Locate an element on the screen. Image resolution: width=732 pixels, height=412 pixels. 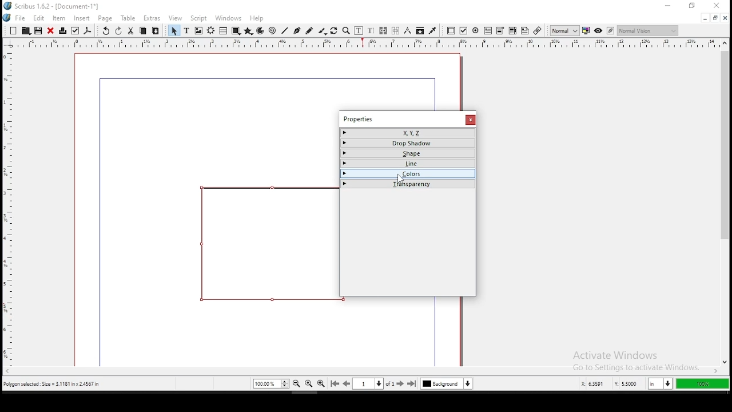
colors is located at coordinates (409, 173).